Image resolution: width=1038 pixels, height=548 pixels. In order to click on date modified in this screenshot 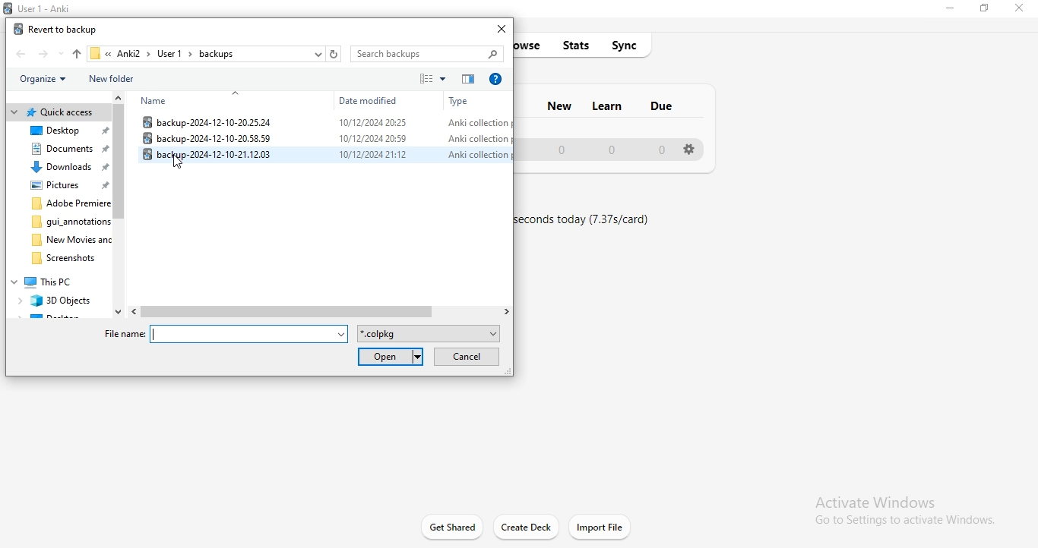, I will do `click(371, 102)`.